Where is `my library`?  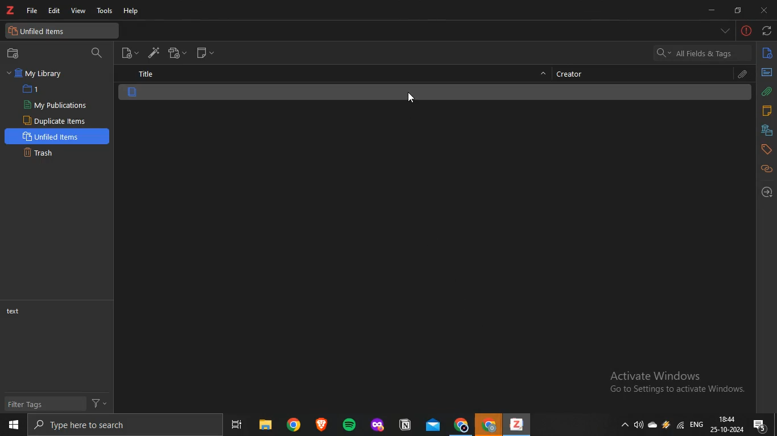 my library is located at coordinates (43, 73).